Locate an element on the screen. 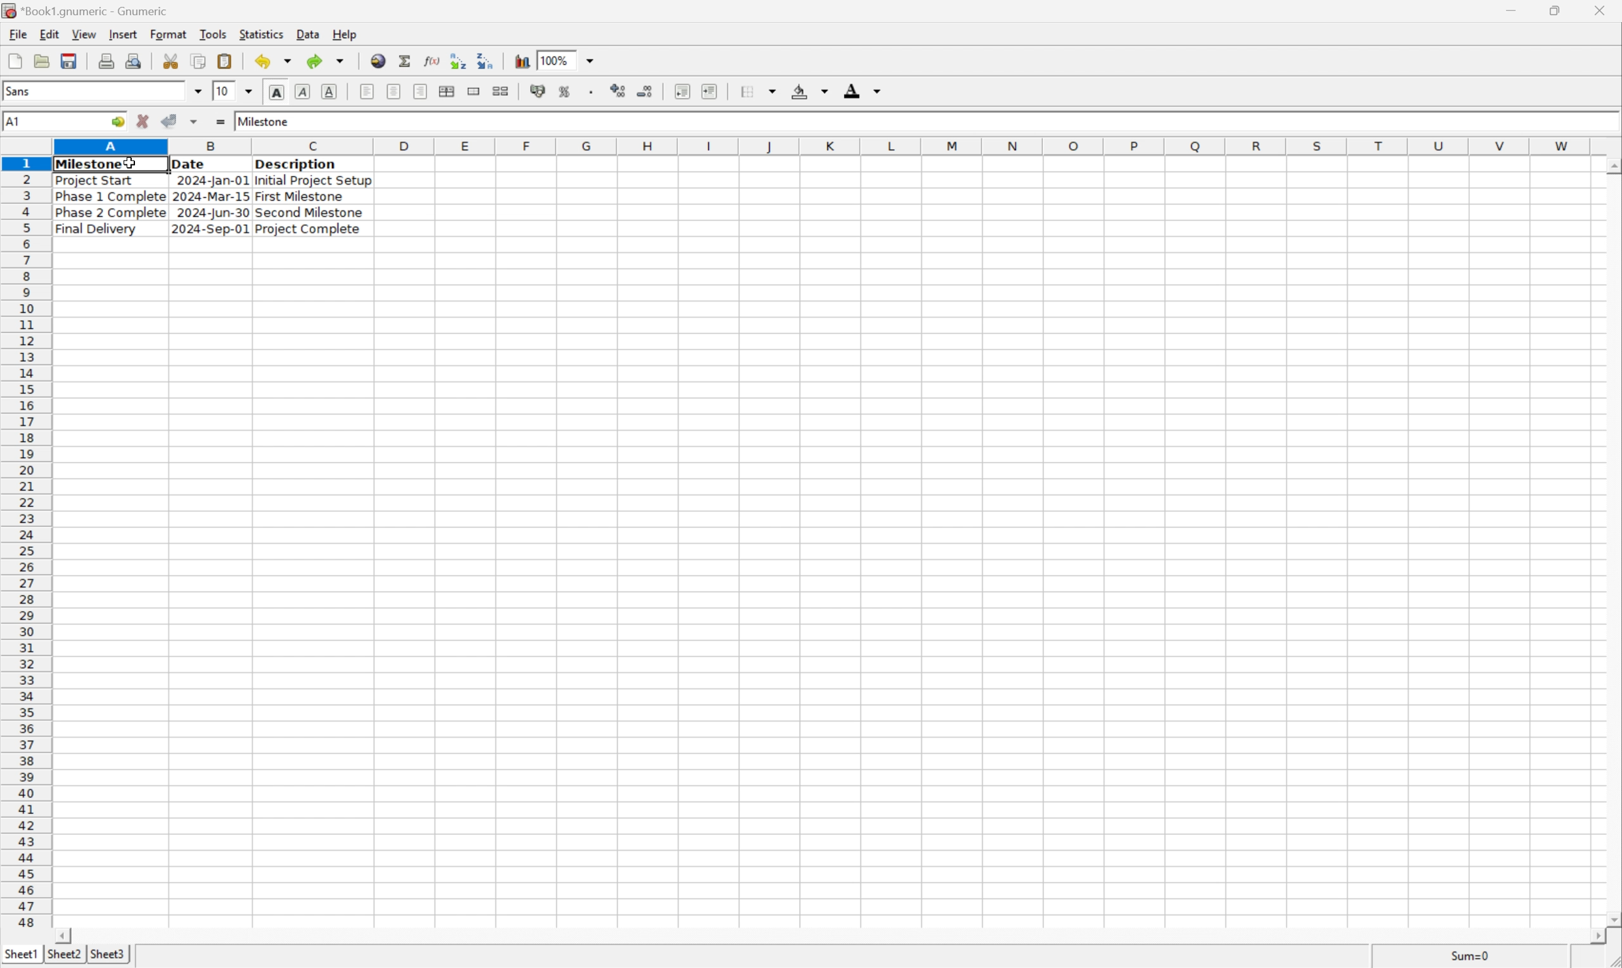 The height and width of the screenshot is (968, 1622). redo is located at coordinates (328, 60).